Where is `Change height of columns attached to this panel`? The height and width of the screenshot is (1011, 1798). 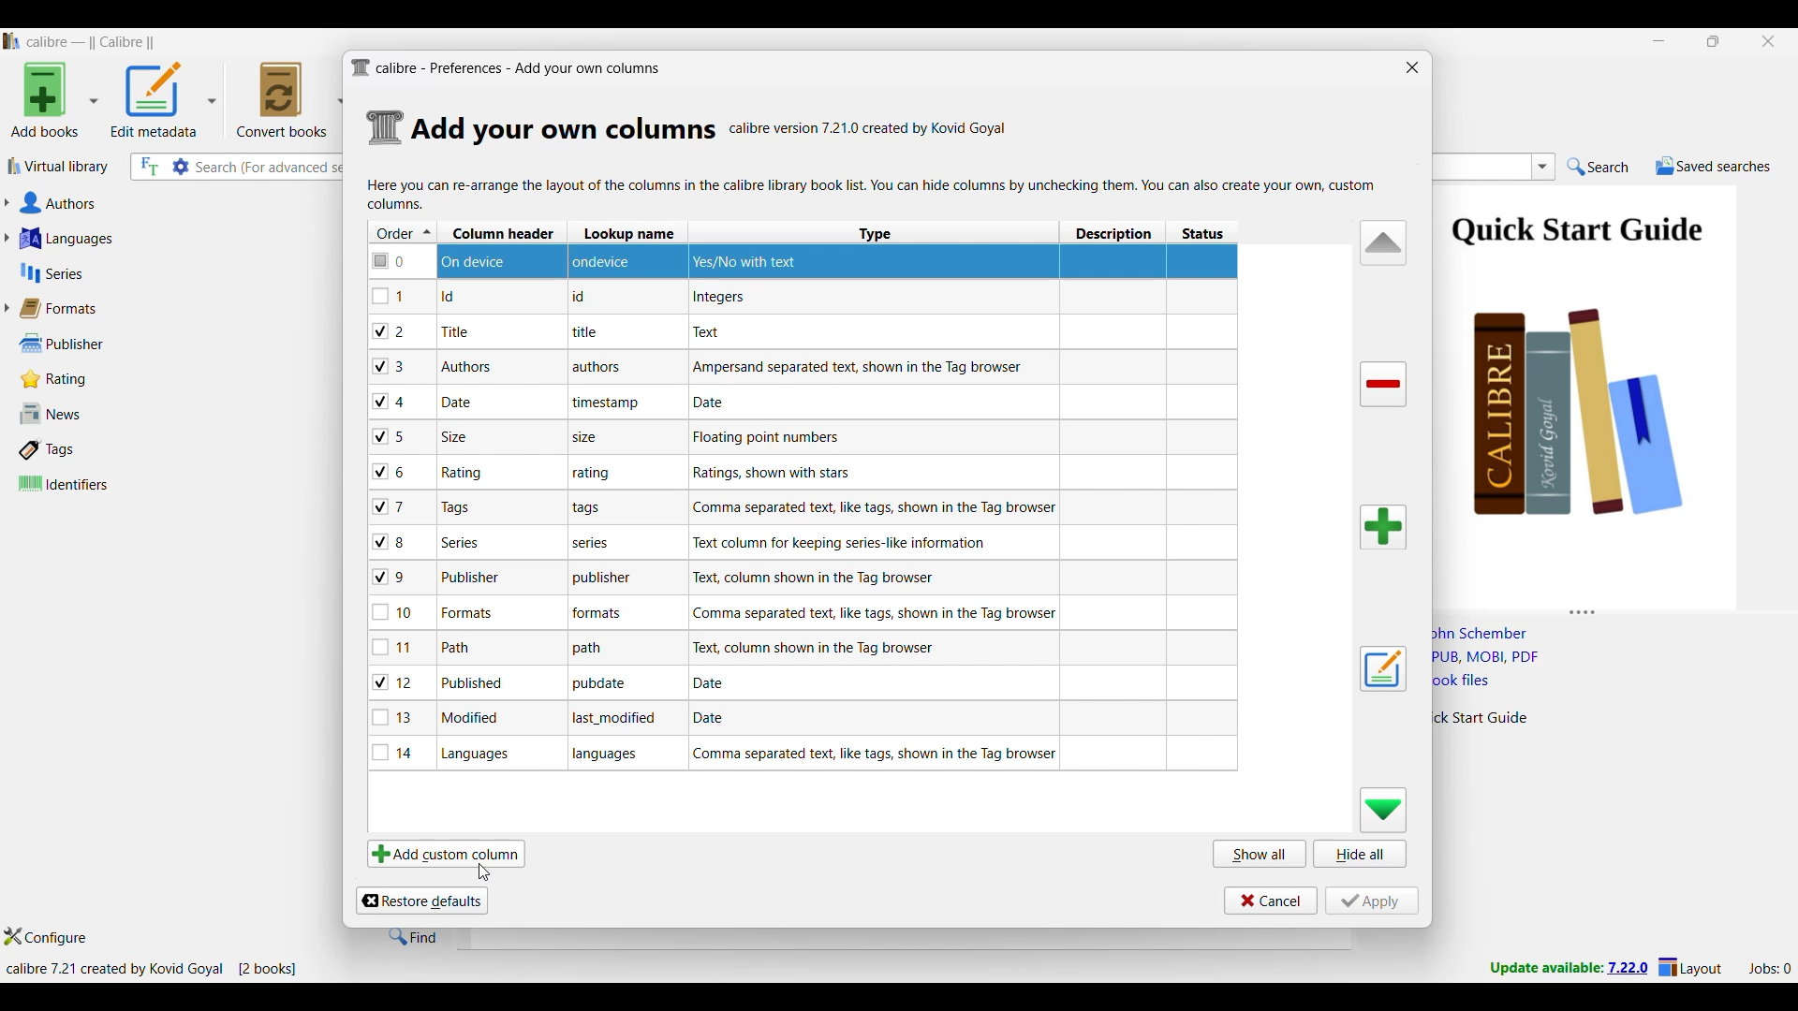 Change height of columns attached to this panel is located at coordinates (1614, 608).